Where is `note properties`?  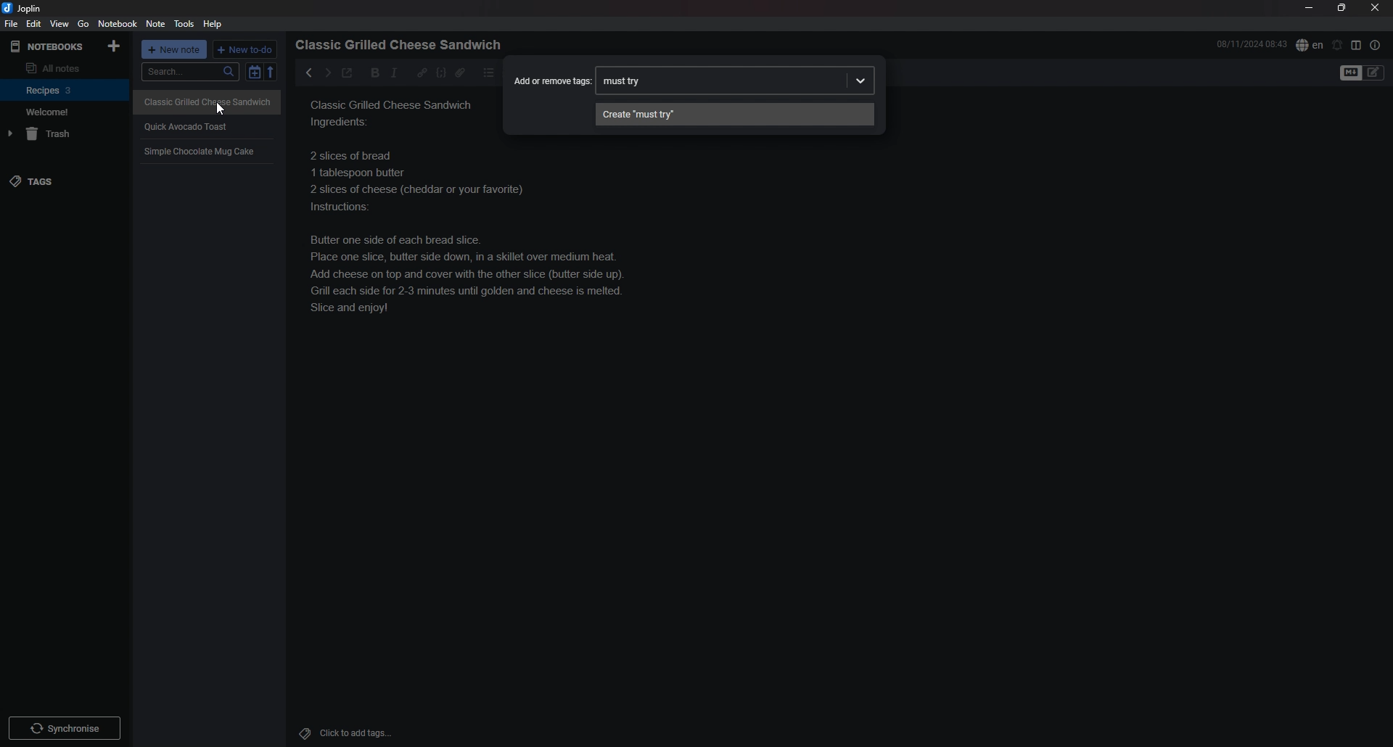 note properties is located at coordinates (1376, 45).